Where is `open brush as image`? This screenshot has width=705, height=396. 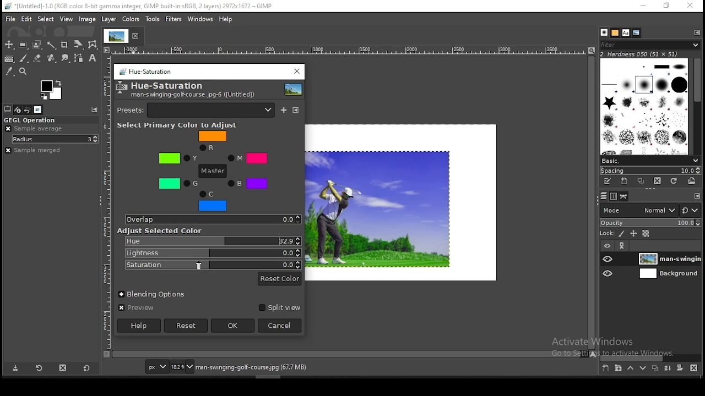 open brush as image is located at coordinates (692, 181).